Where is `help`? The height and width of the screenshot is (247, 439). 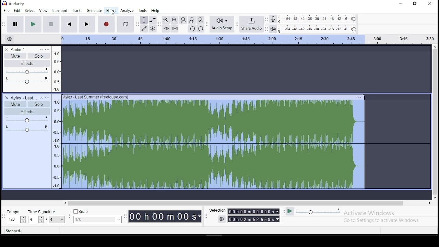 help is located at coordinates (155, 11).